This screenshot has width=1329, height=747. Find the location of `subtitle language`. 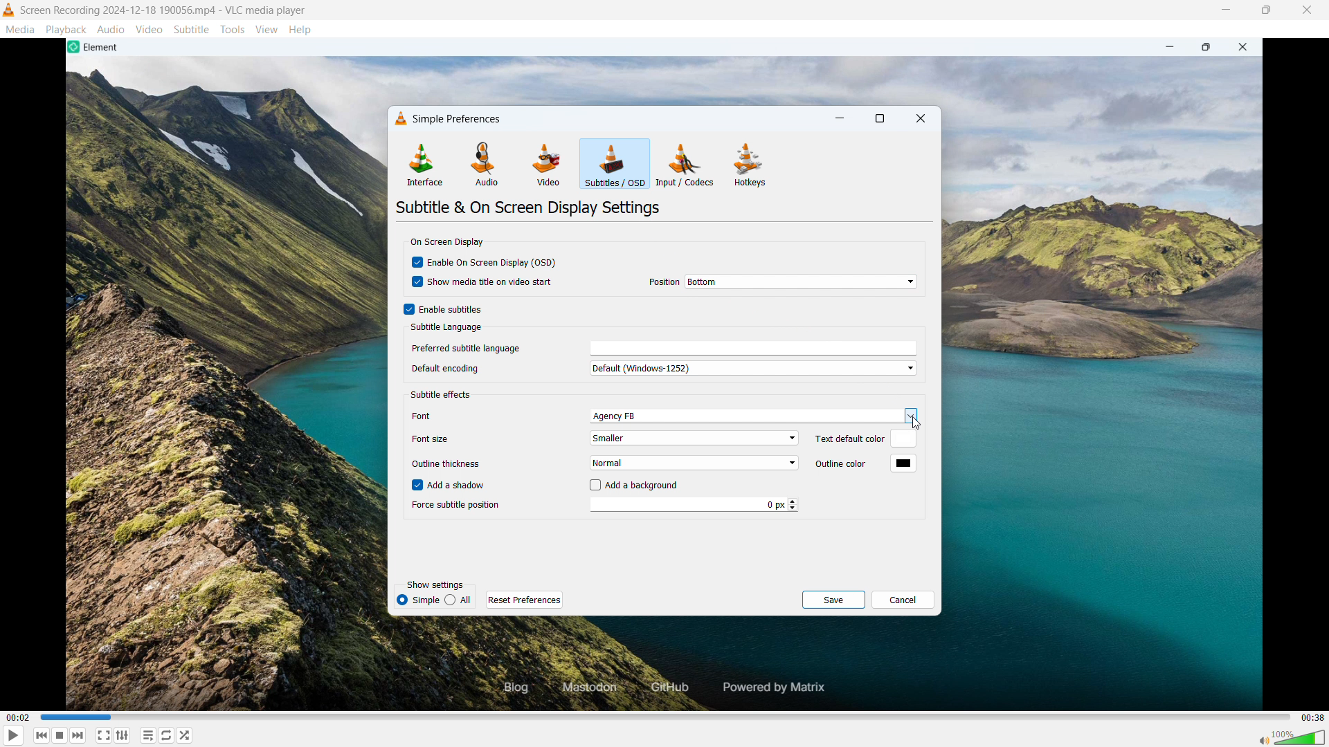

subtitle language is located at coordinates (446, 329).